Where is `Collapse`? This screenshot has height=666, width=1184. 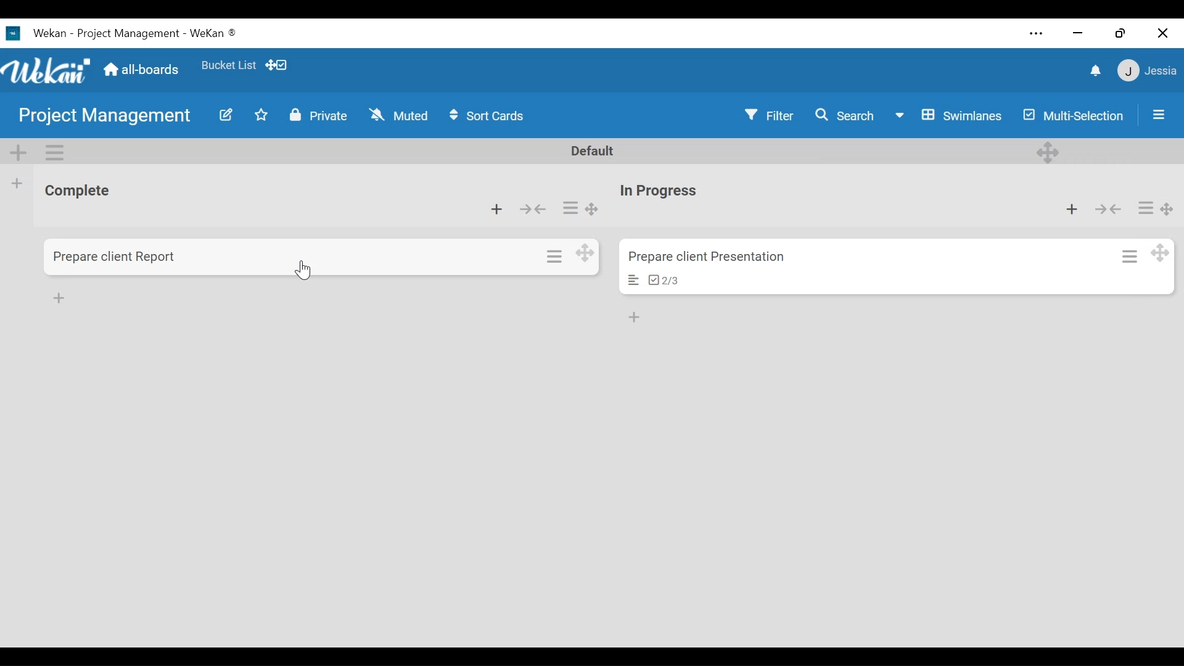 Collapse is located at coordinates (1111, 209).